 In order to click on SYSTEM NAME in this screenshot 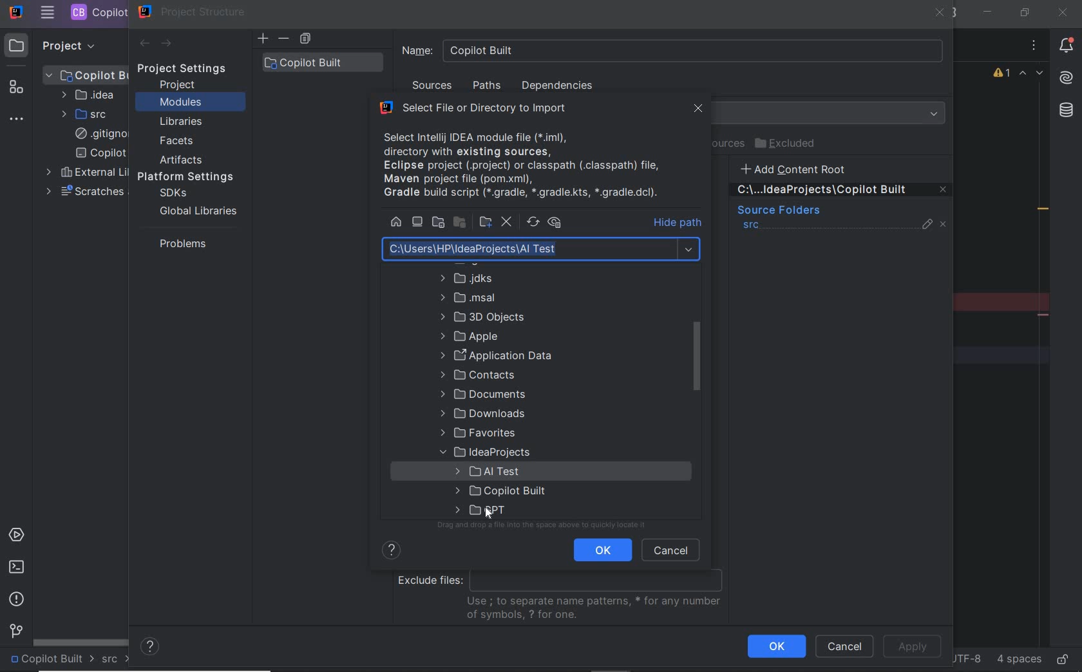, I will do `click(15, 13)`.